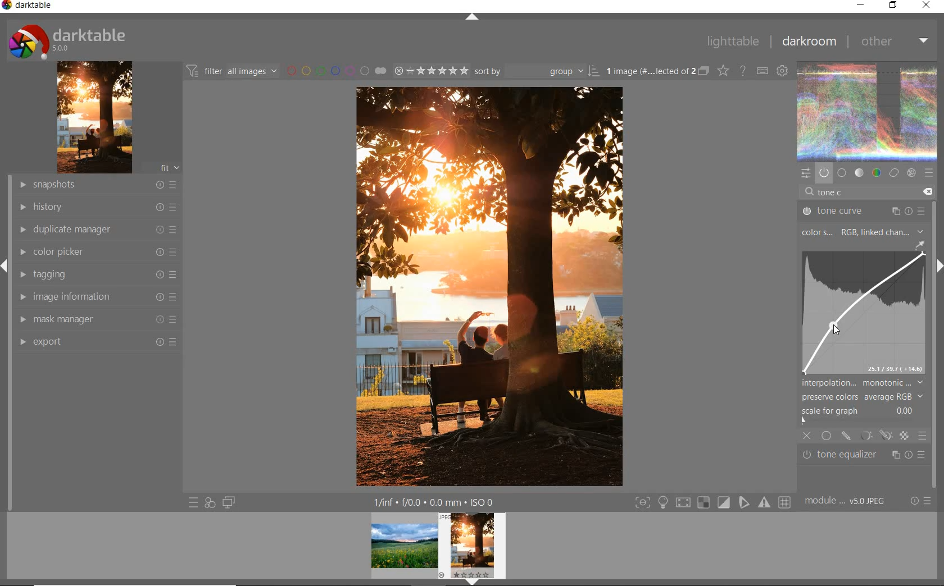 Image resolution: width=944 pixels, height=586 pixels. What do you see at coordinates (834, 192) in the screenshot?
I see `INPUT VALUE` at bounding box center [834, 192].